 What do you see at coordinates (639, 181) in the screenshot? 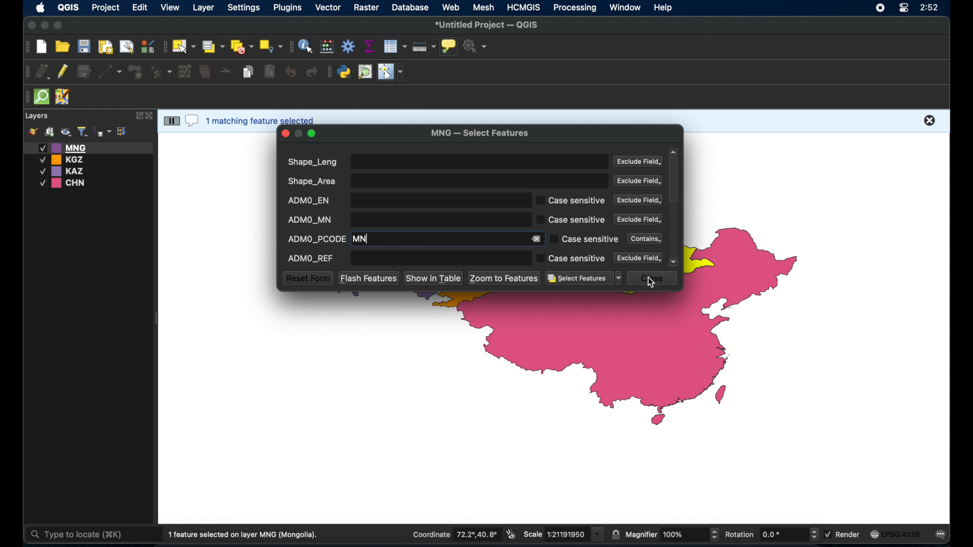
I see `exclude field` at bounding box center [639, 181].